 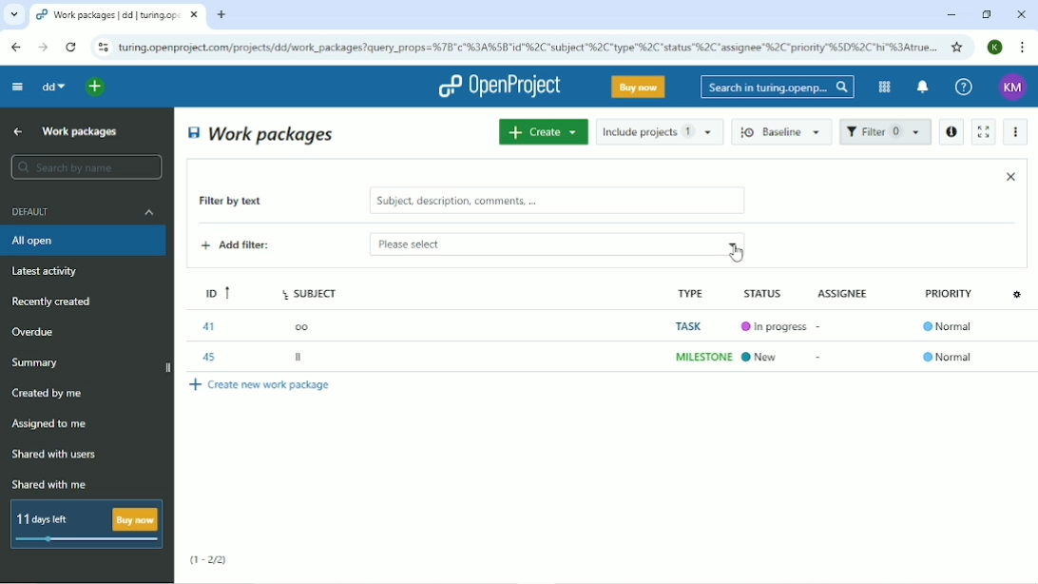 What do you see at coordinates (70, 47) in the screenshot?
I see `Reload this page` at bounding box center [70, 47].